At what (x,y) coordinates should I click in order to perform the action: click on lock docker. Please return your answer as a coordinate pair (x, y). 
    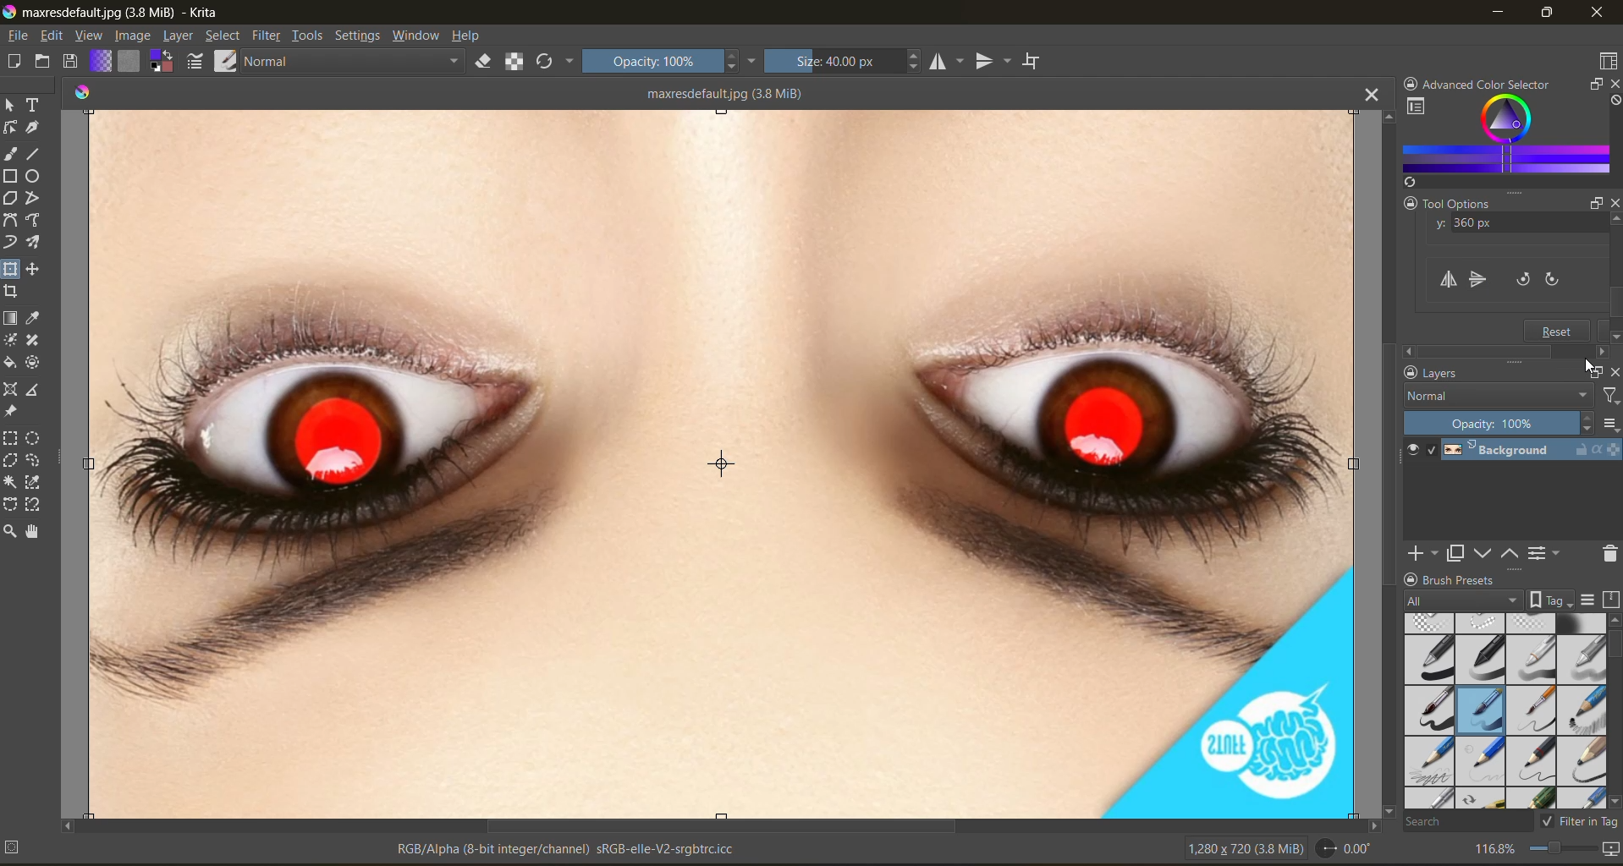
    Looking at the image, I should click on (1411, 579).